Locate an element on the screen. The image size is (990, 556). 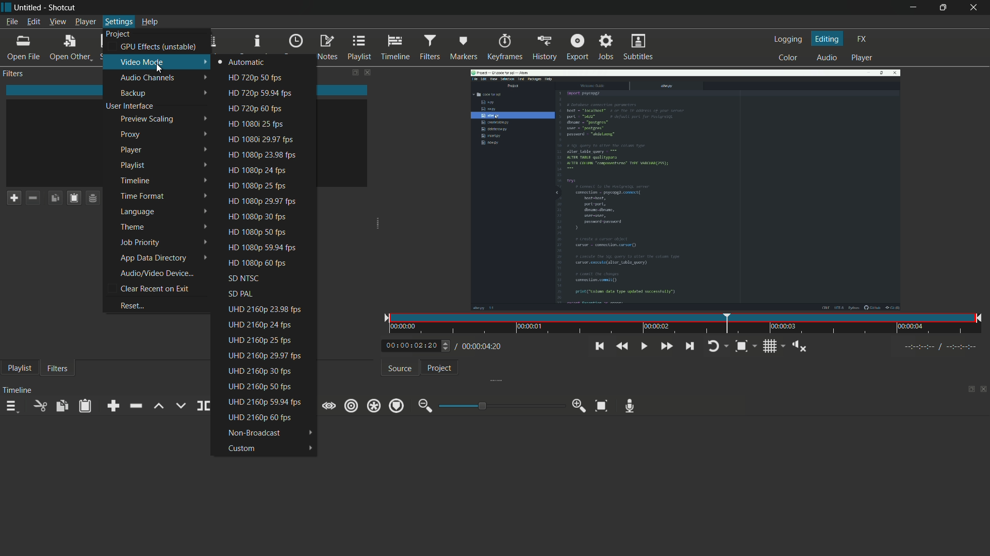
open other is located at coordinates (69, 47).